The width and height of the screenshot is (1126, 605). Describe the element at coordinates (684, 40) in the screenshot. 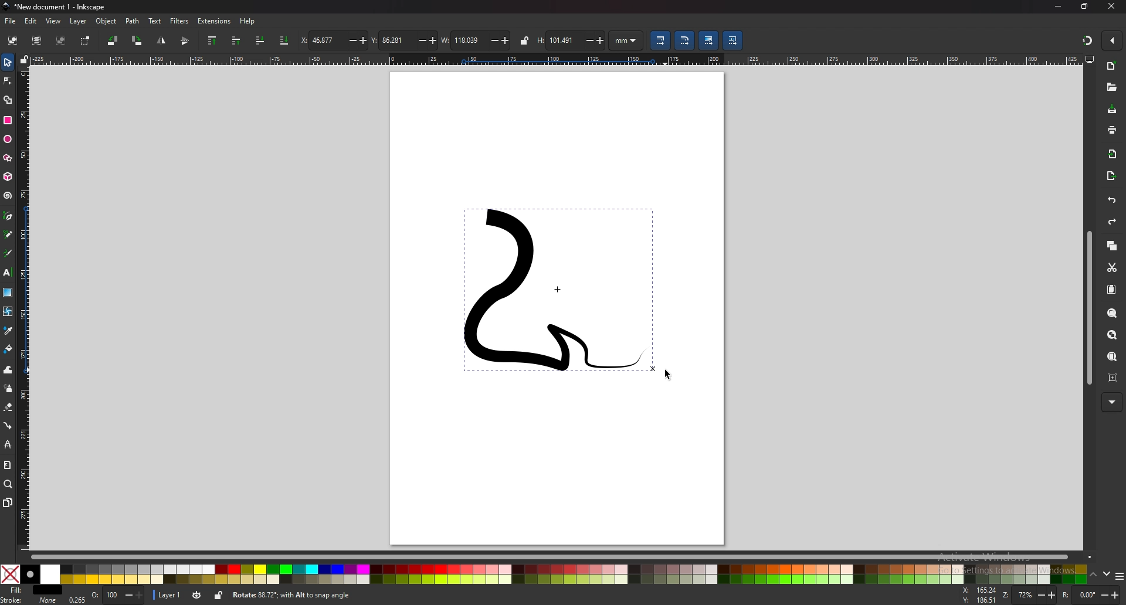

I see `scale radii` at that location.